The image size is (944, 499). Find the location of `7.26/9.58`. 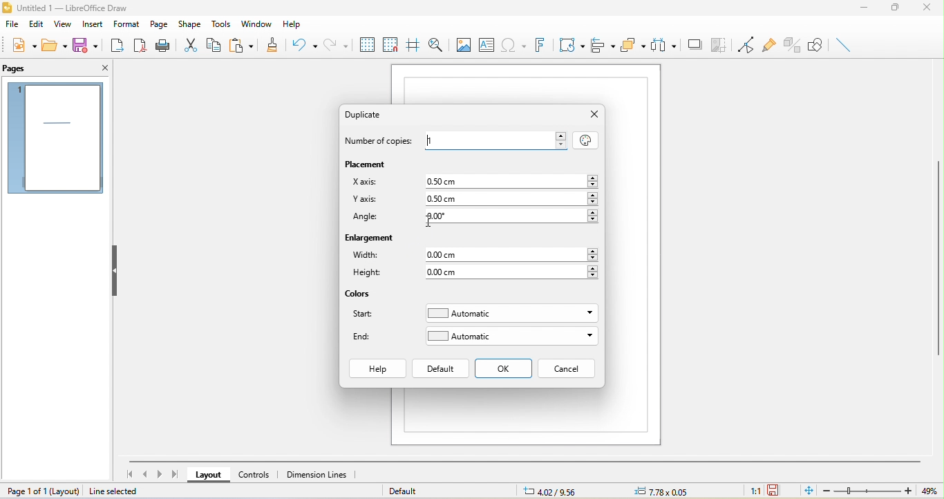

7.26/9.58 is located at coordinates (558, 491).